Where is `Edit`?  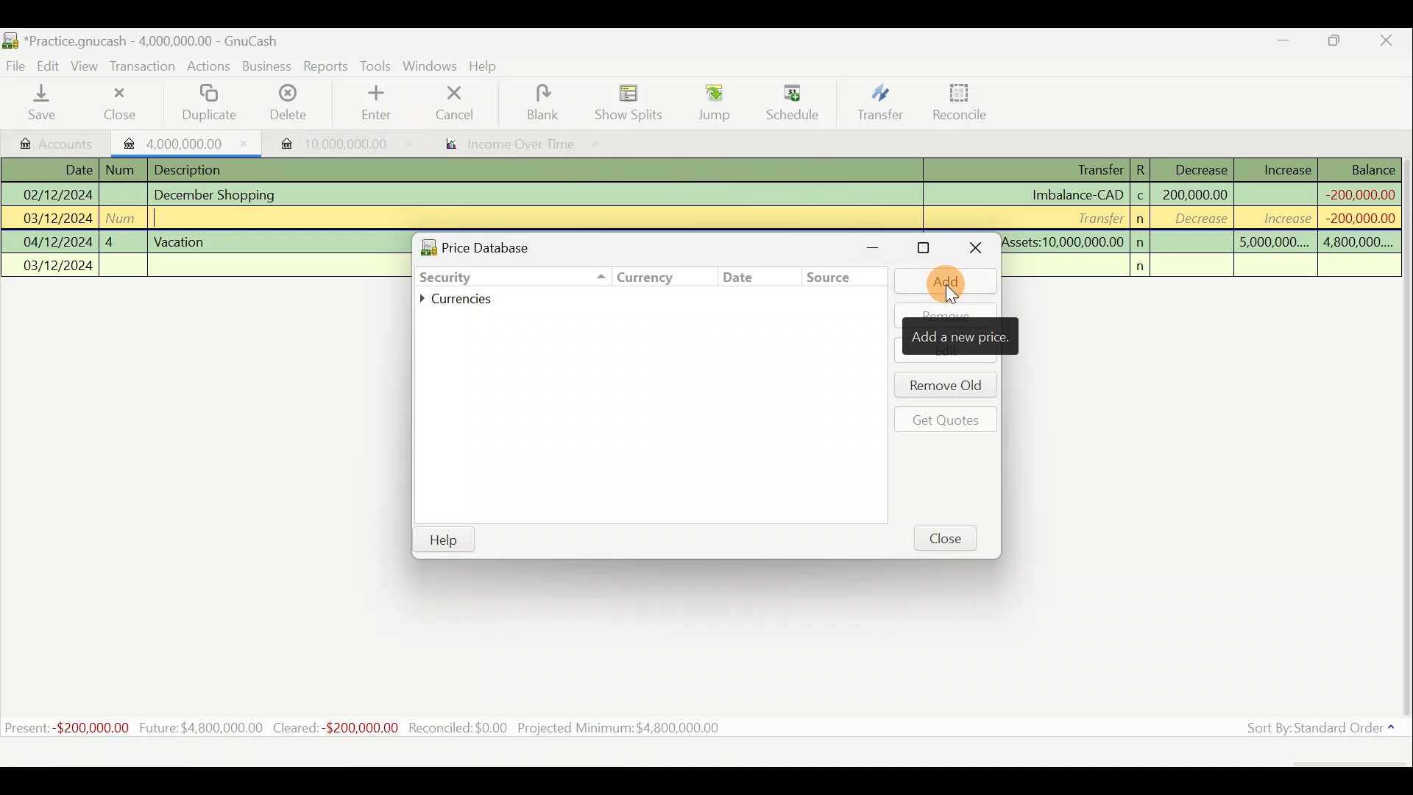
Edit is located at coordinates (51, 66).